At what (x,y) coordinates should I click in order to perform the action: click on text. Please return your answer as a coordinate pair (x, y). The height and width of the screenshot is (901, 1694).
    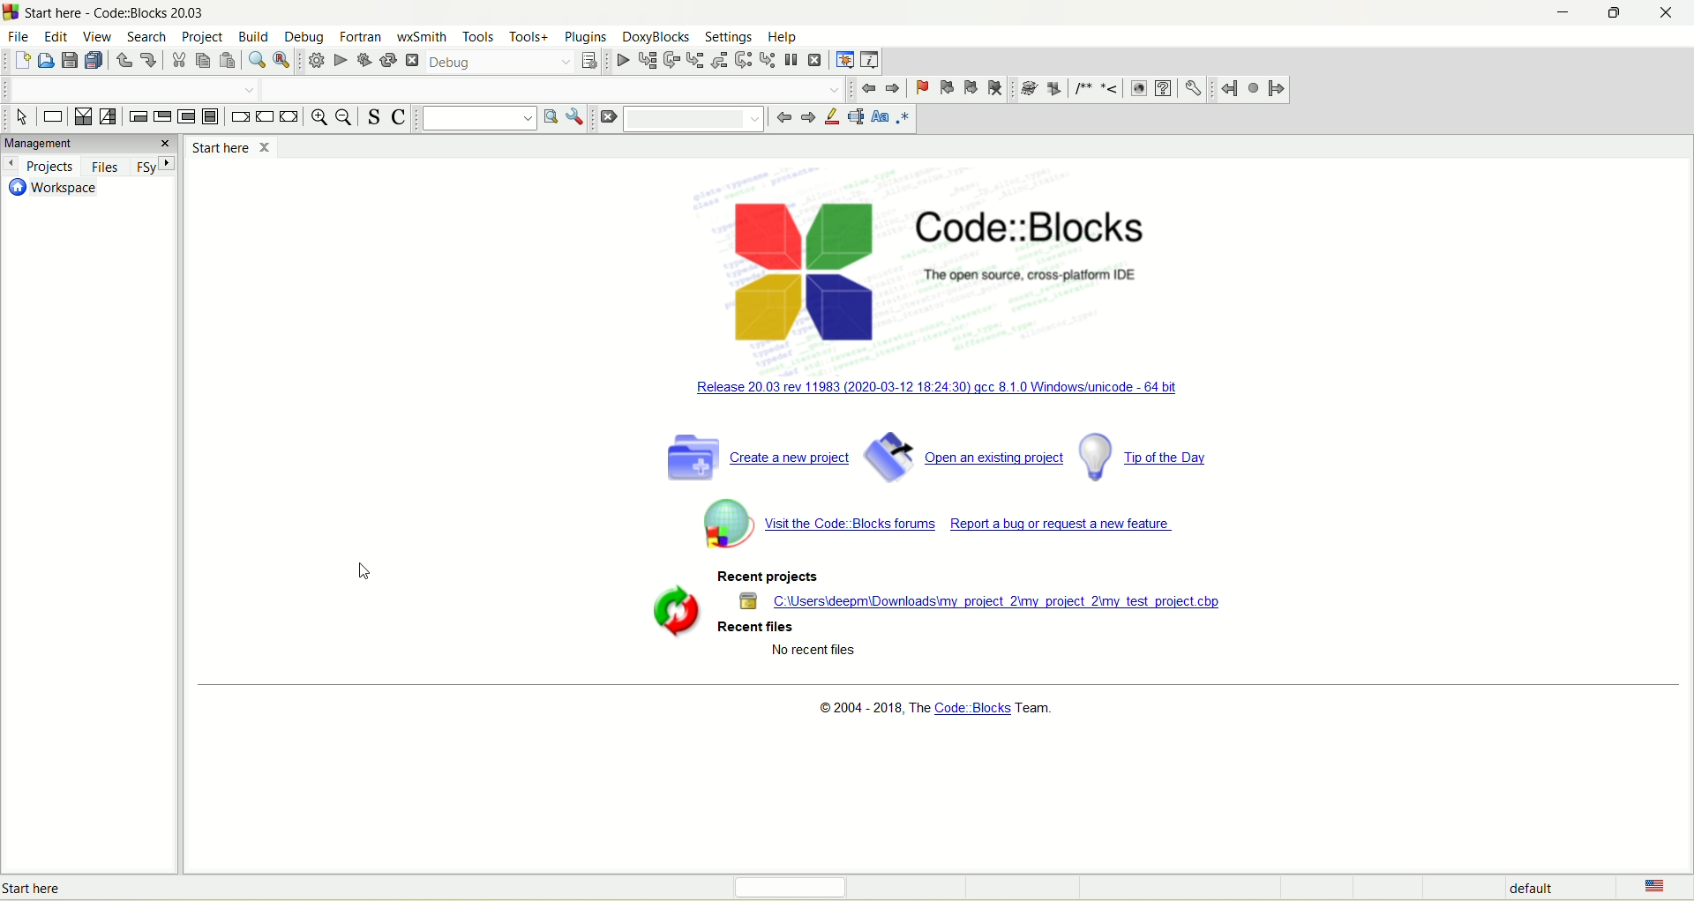
    Looking at the image, I should click on (936, 709).